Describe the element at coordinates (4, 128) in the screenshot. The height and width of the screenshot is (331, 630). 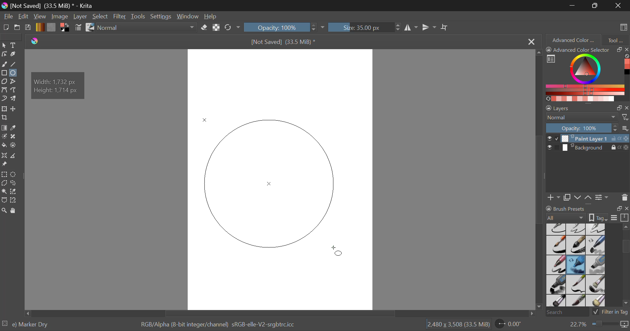
I see `Gradient Fill` at that location.